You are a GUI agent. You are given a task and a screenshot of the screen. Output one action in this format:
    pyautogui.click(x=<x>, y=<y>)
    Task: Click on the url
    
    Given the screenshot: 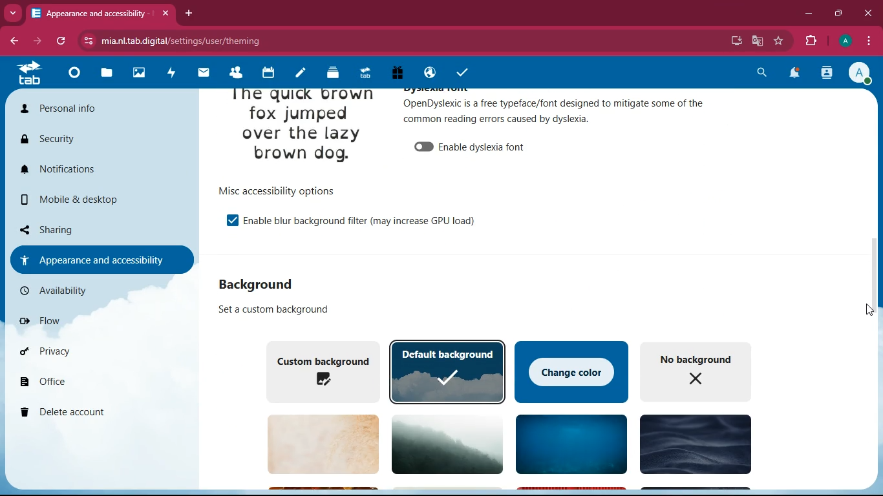 What is the action you would take?
    pyautogui.click(x=183, y=41)
    